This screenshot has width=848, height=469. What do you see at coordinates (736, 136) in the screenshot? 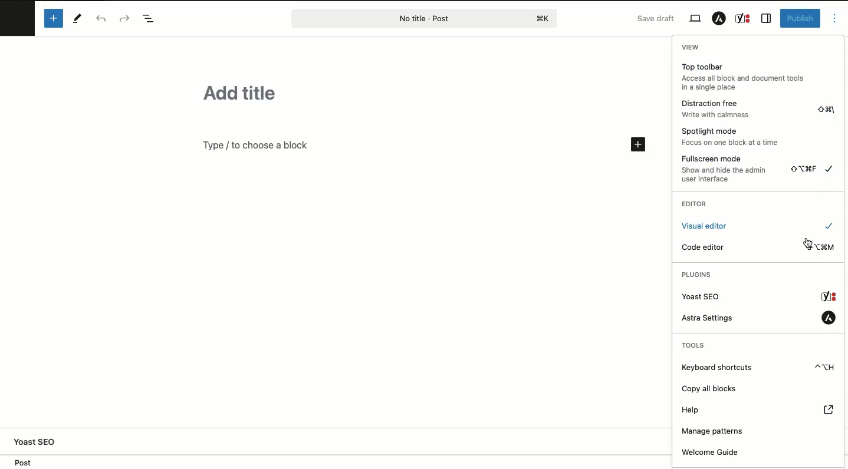
I see `Spotlight mode` at bounding box center [736, 136].